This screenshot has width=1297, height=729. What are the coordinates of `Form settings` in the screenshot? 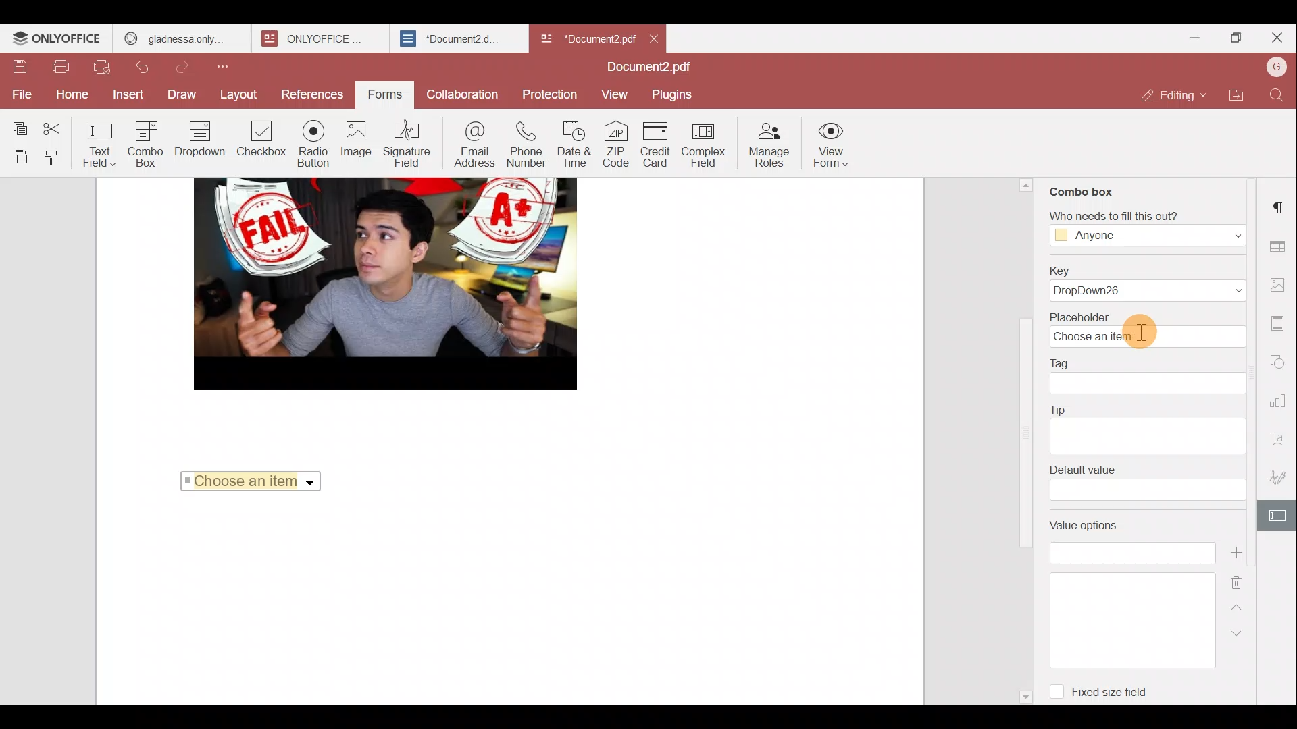 It's located at (1278, 515).